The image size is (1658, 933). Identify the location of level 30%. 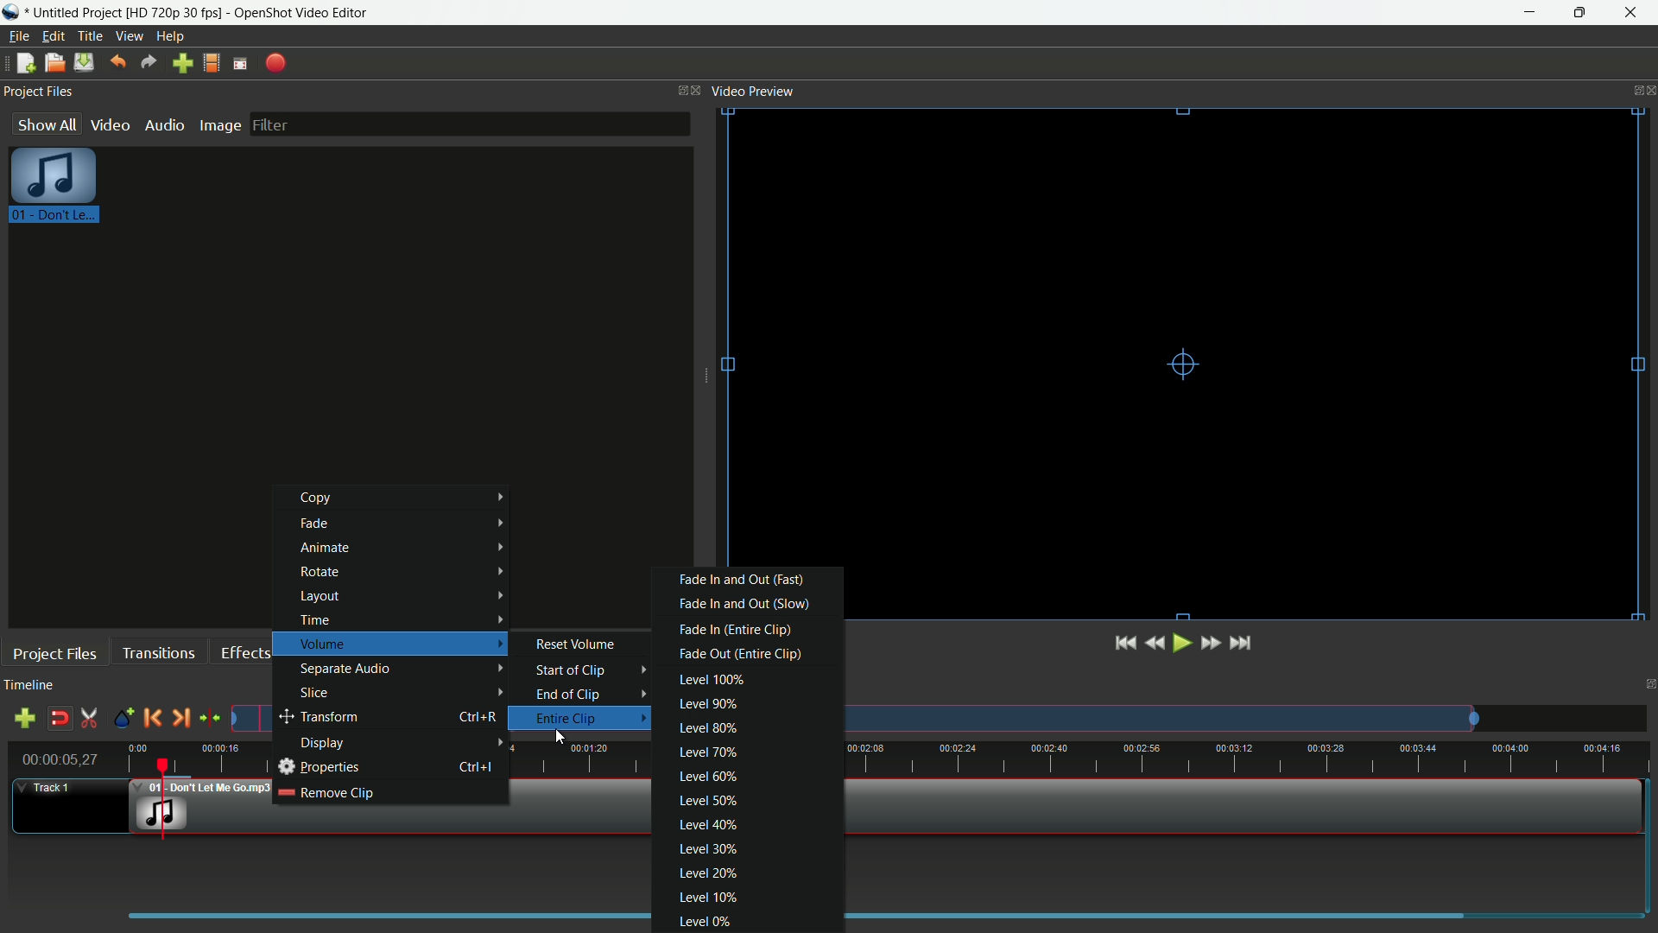
(706, 849).